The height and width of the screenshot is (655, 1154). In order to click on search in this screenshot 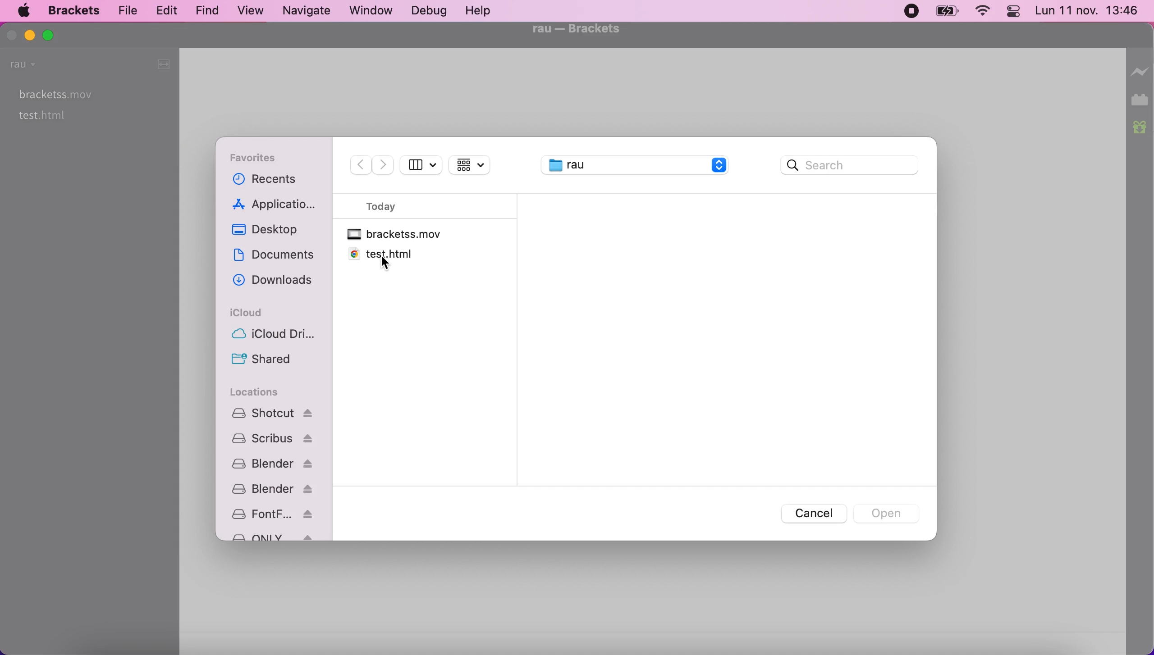, I will do `click(847, 168)`.